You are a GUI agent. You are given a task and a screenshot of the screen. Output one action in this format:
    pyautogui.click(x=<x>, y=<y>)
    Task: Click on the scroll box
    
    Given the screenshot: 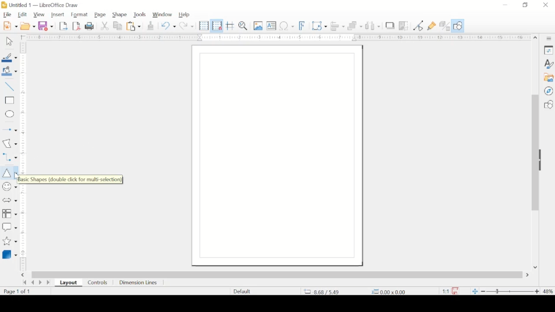 What is the action you would take?
    pyautogui.click(x=277, y=274)
    